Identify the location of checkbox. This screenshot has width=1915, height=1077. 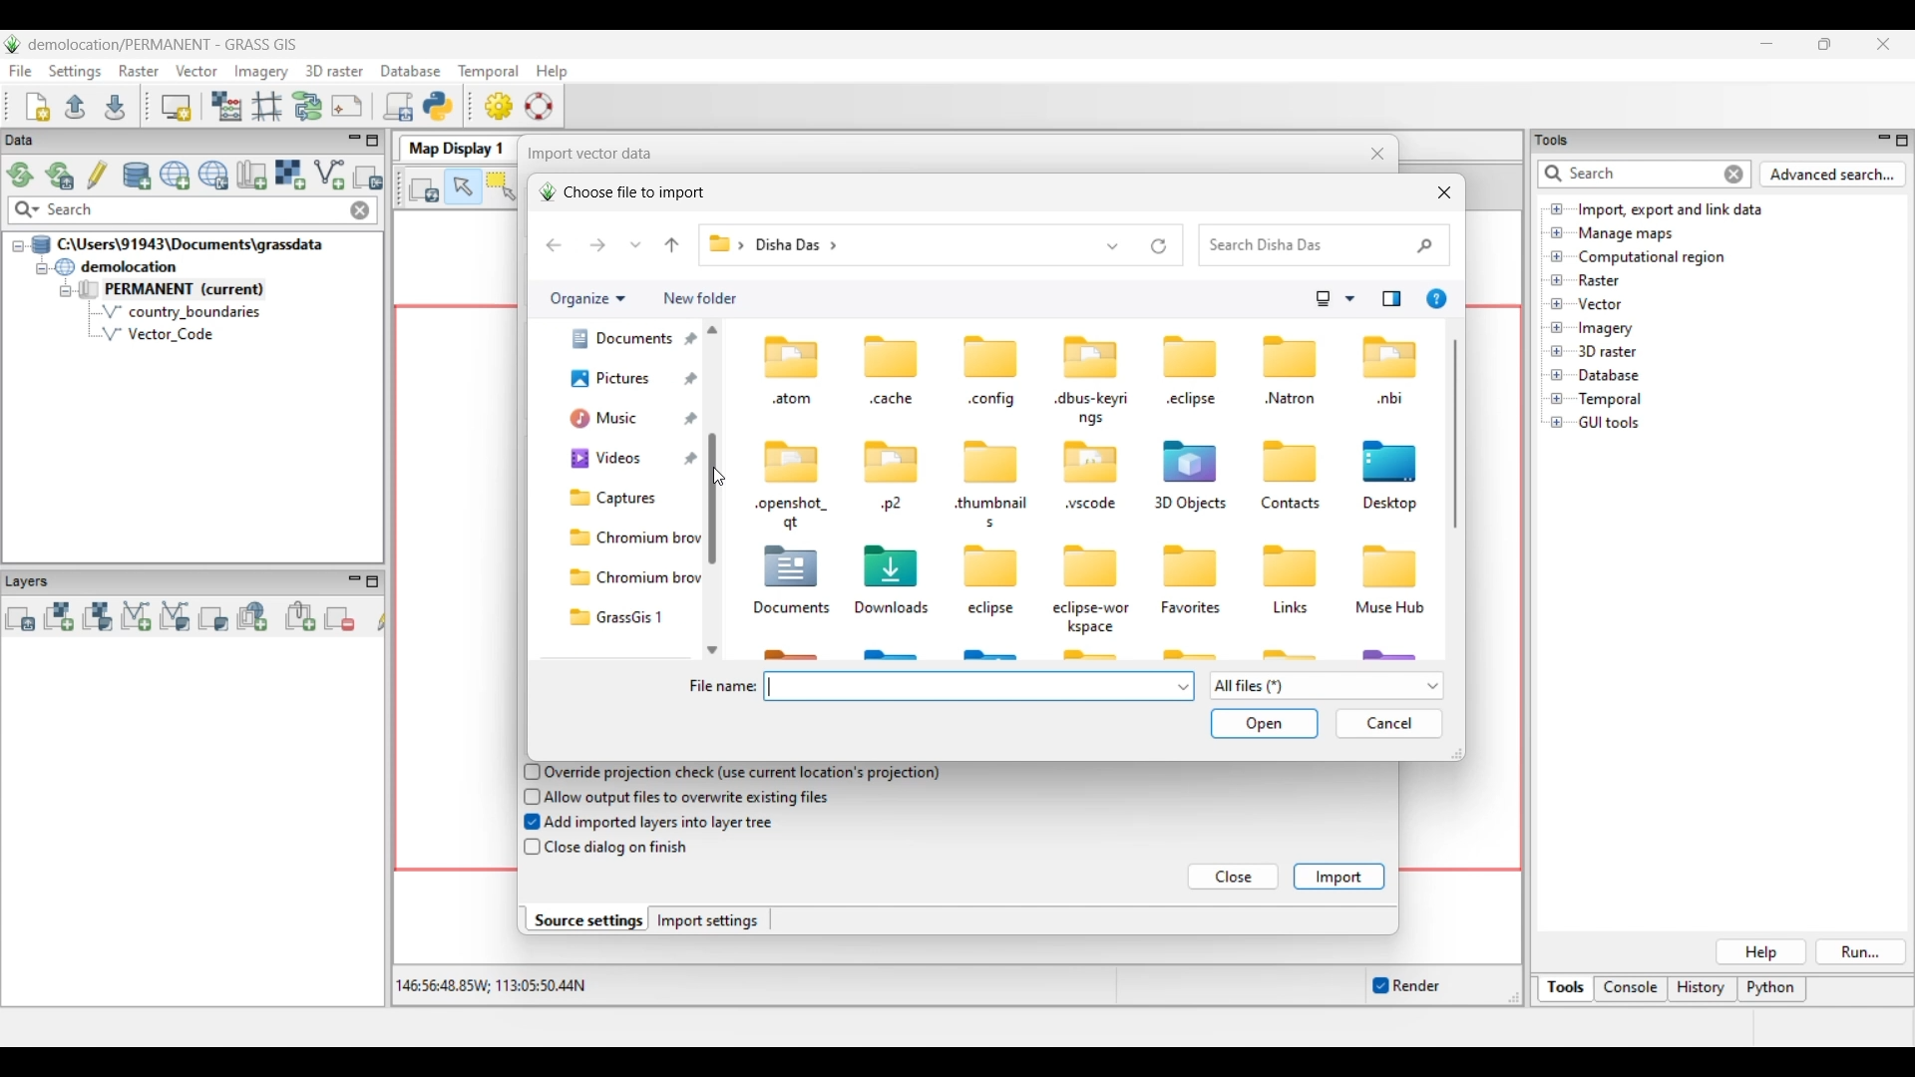
(528, 771).